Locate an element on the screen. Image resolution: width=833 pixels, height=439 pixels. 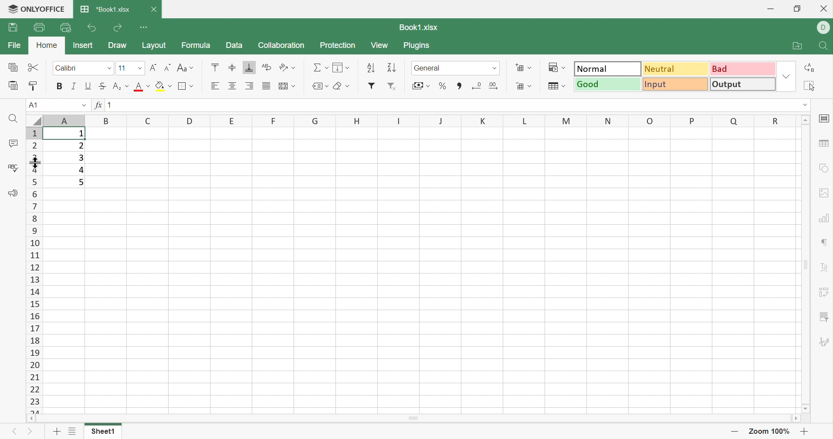
Drop Down is located at coordinates (348, 85).